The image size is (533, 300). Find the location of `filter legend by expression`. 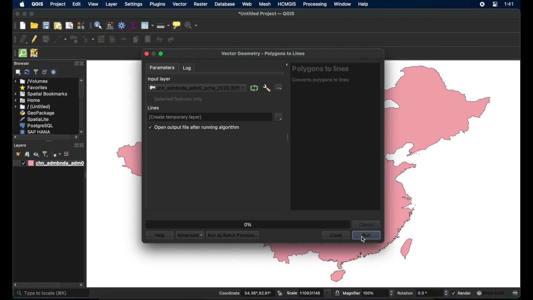

filter legend by expression is located at coordinates (56, 154).